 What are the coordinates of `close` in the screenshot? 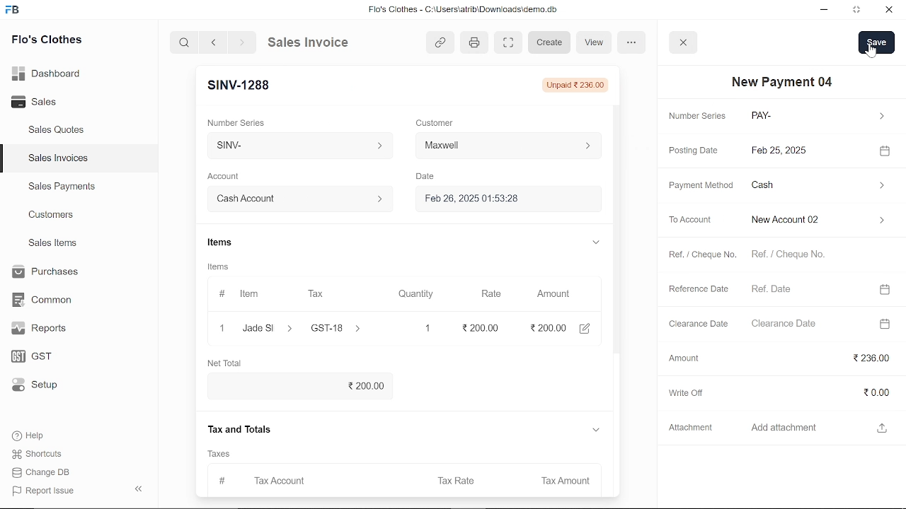 It's located at (684, 42).